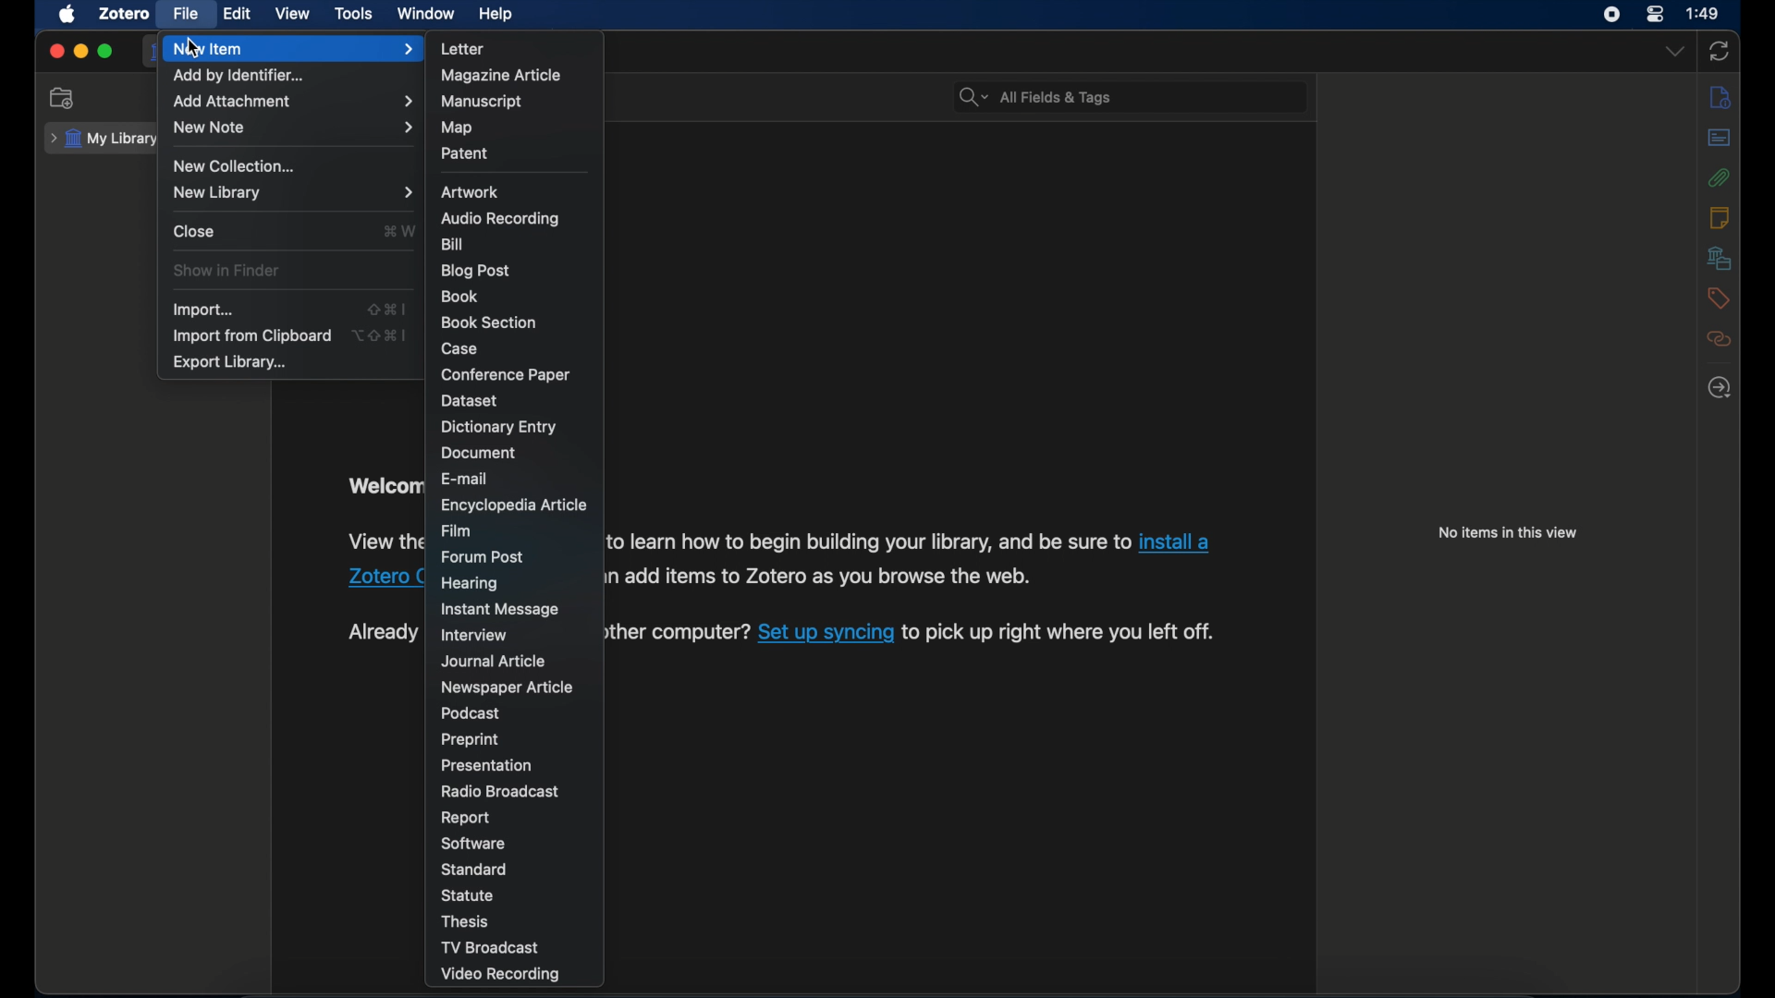 This screenshot has height=998, width=1775. Describe the element at coordinates (477, 271) in the screenshot. I see `blog post` at that location.